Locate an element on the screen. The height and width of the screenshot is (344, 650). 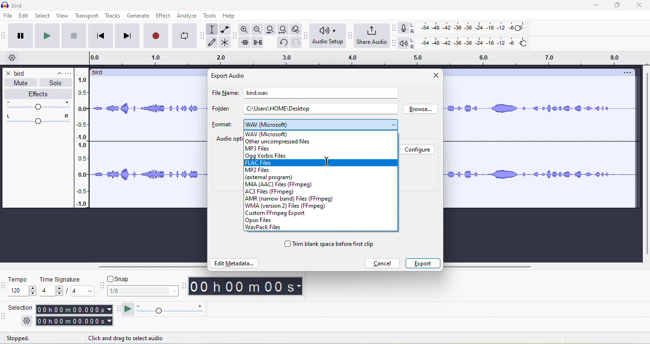
play at speed is located at coordinates (128, 310).